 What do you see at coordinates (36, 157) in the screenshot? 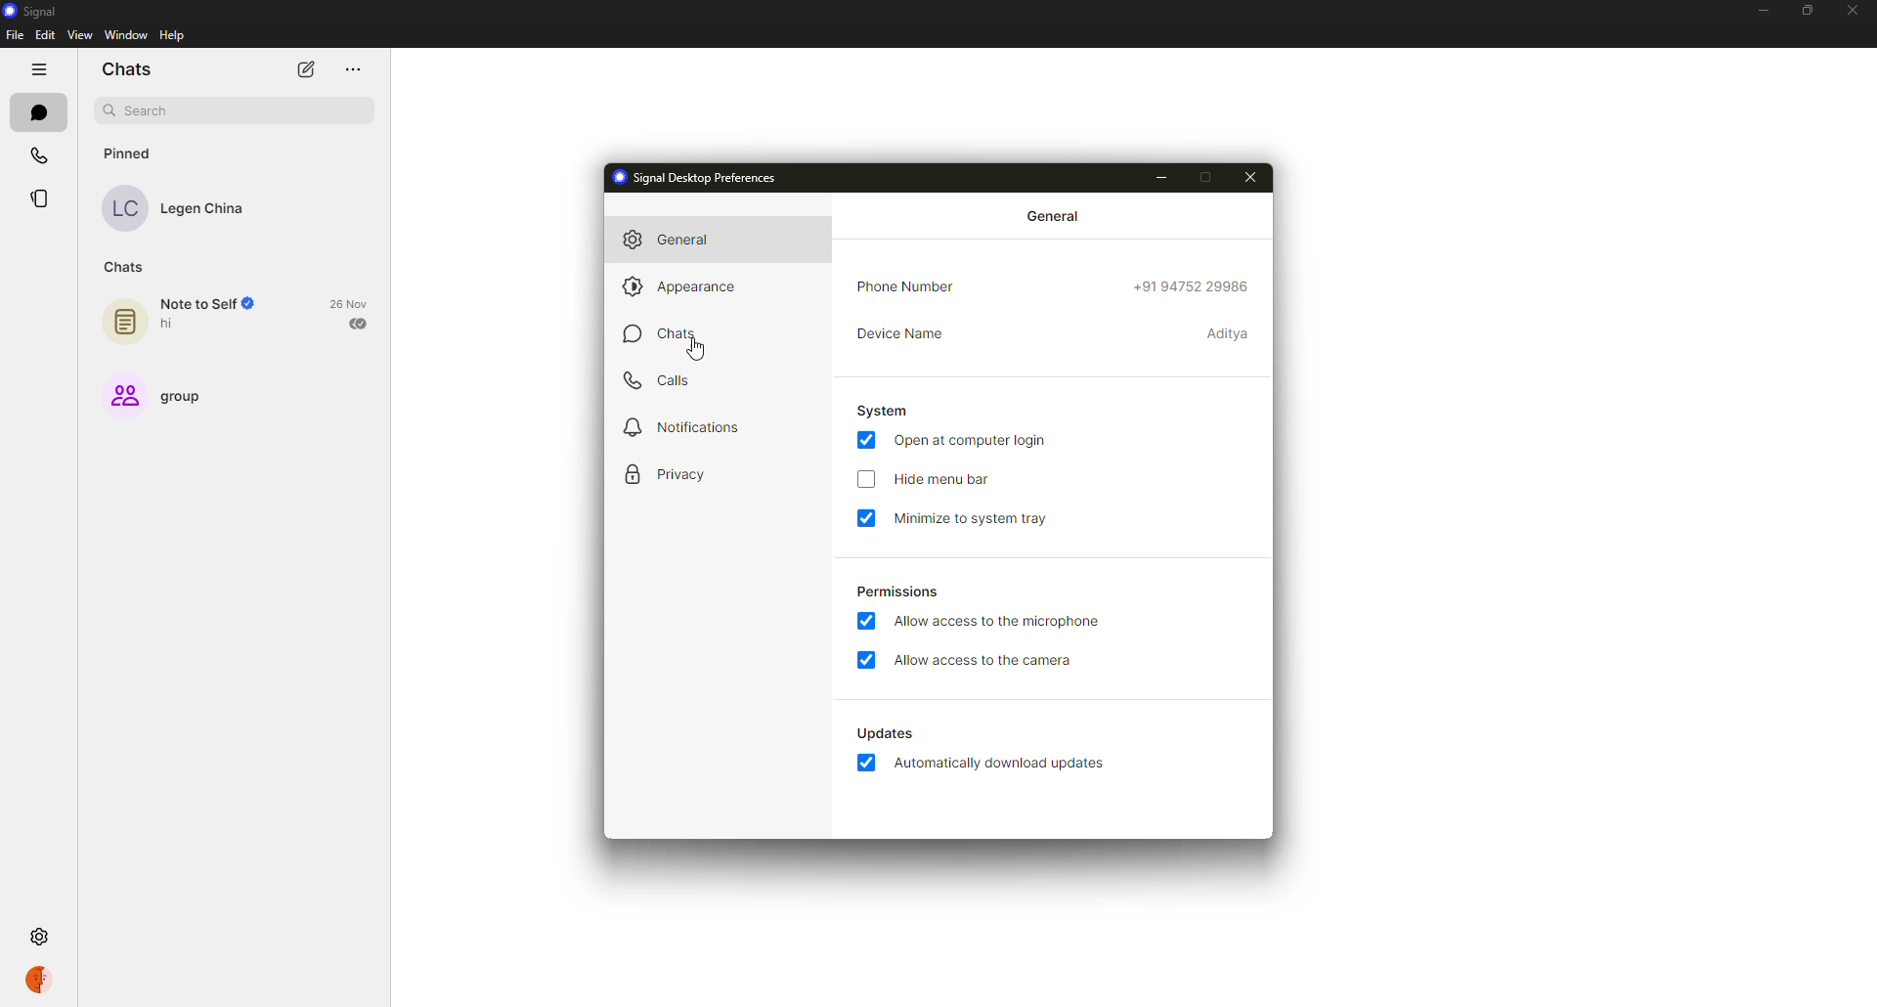
I see `calls` at bounding box center [36, 157].